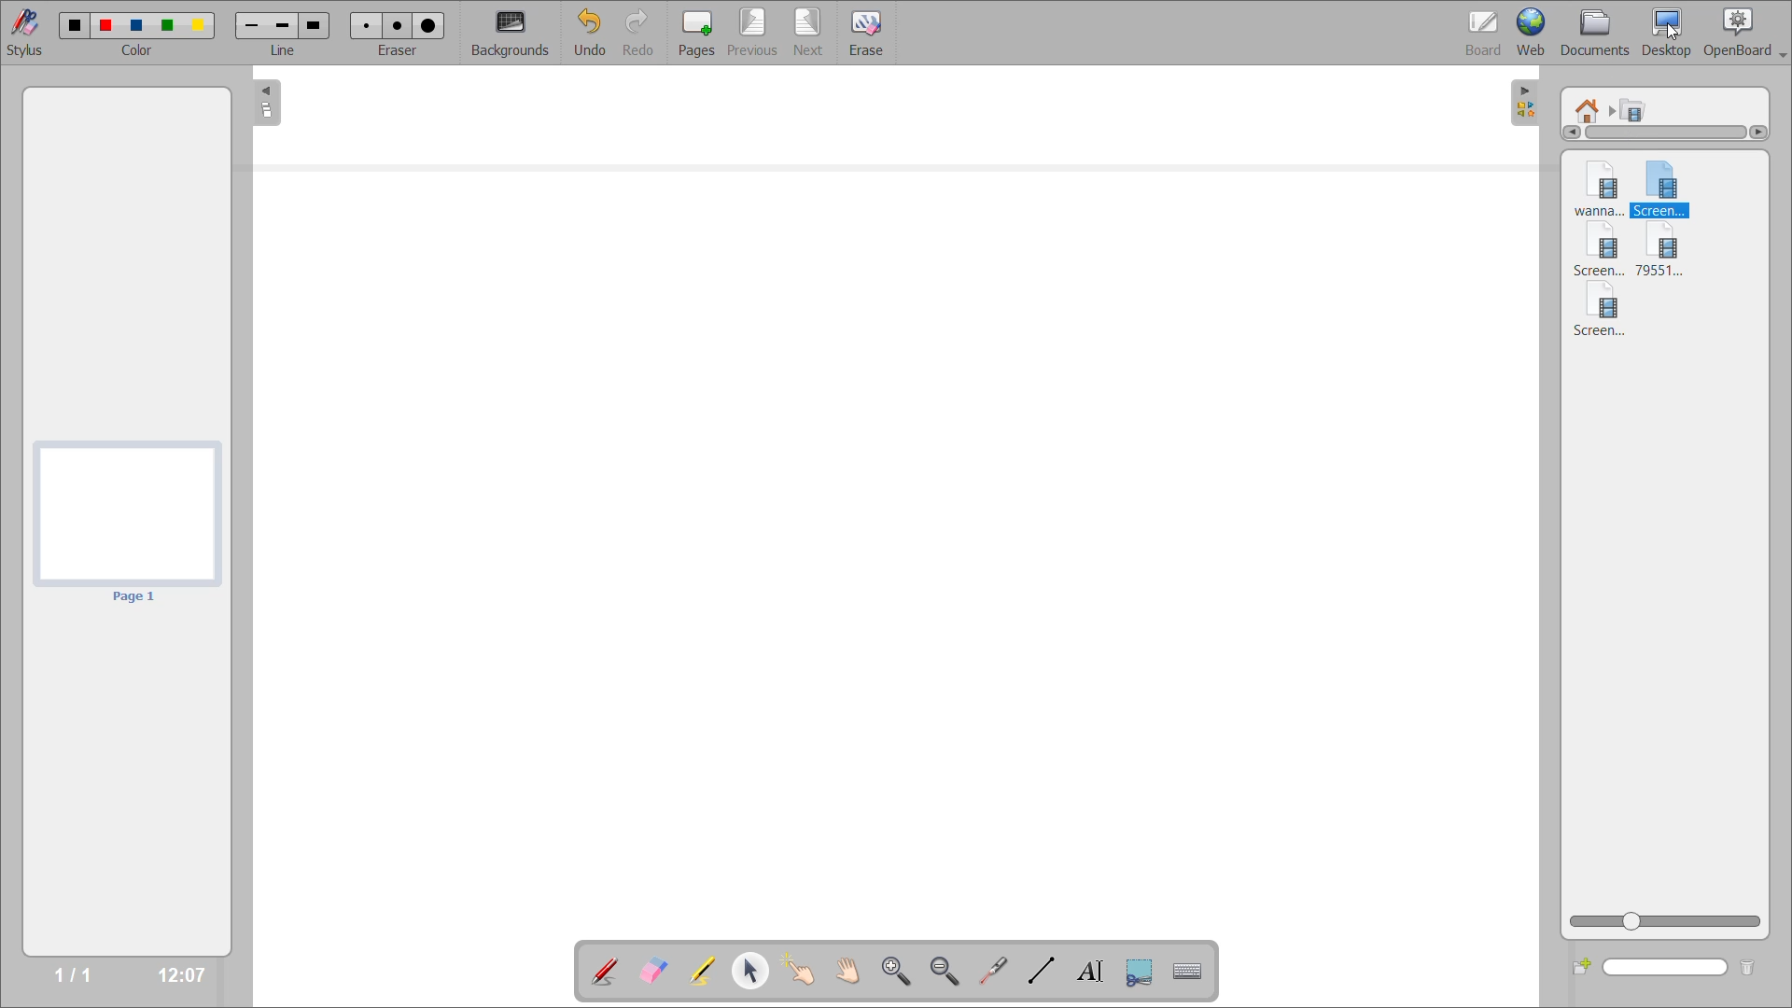  Describe the element at coordinates (281, 25) in the screenshot. I see `Medium line` at that location.